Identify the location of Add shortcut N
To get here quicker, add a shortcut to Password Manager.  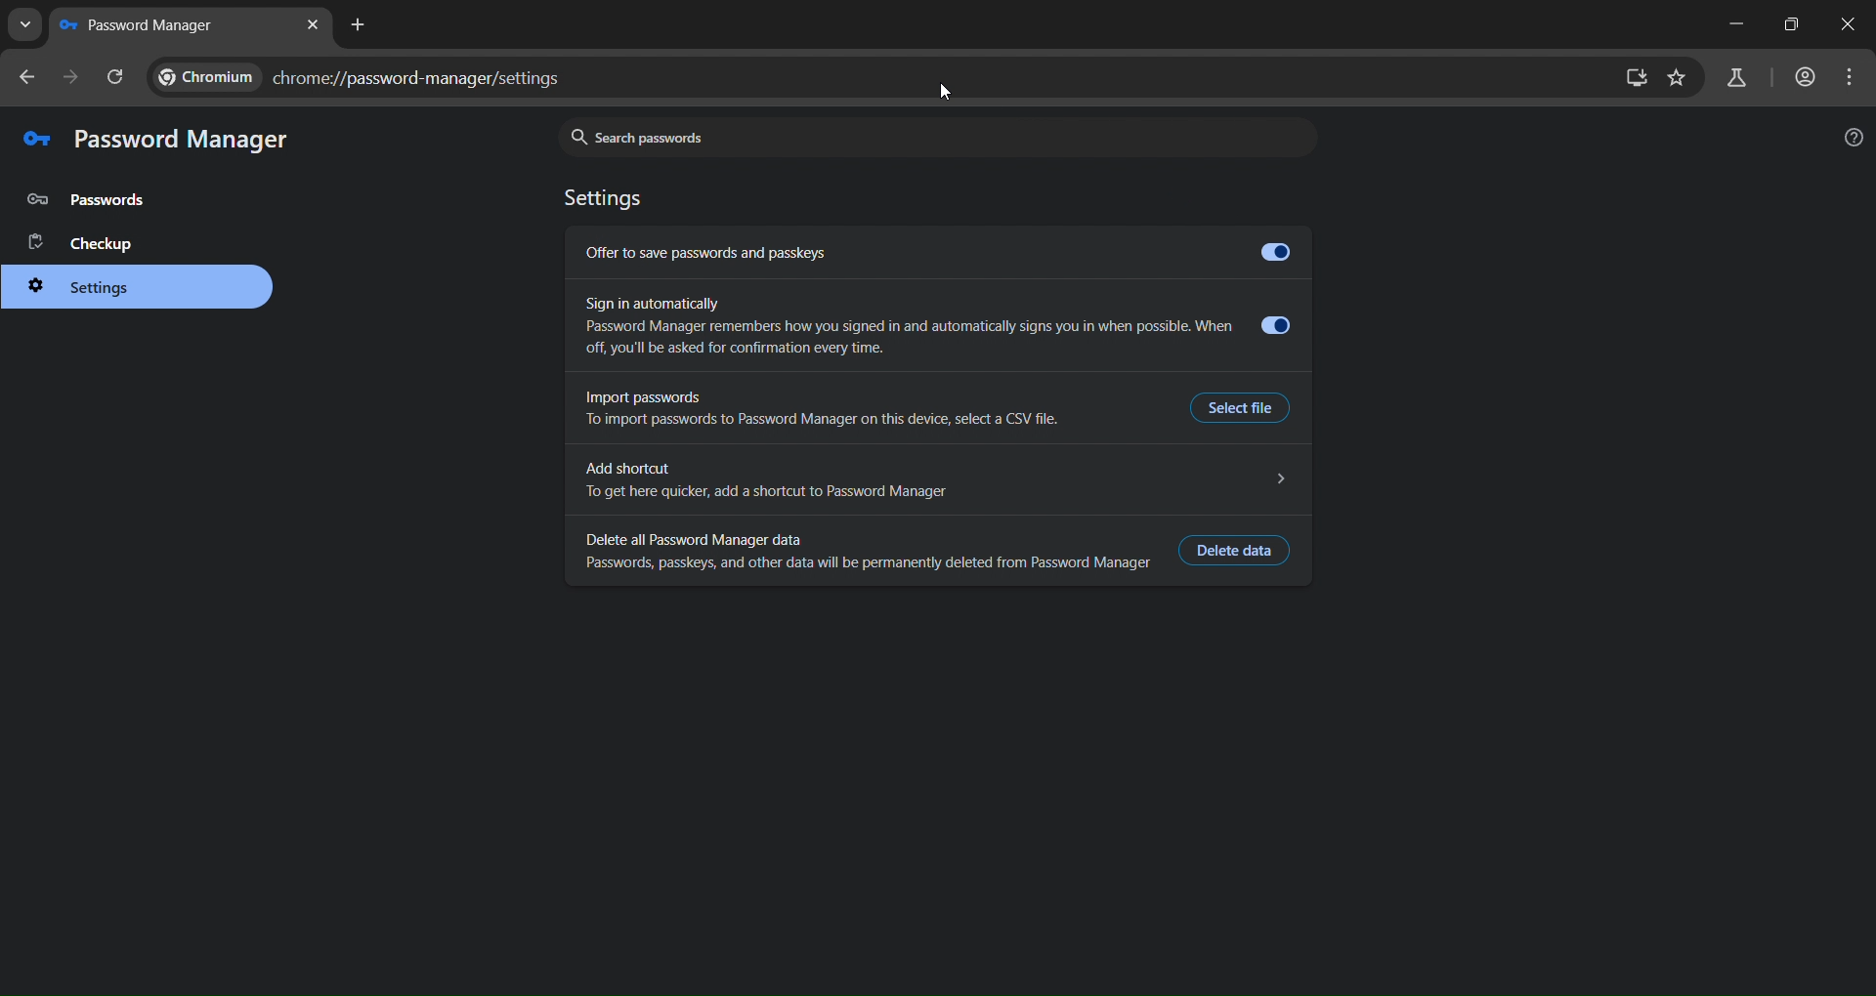
(939, 477).